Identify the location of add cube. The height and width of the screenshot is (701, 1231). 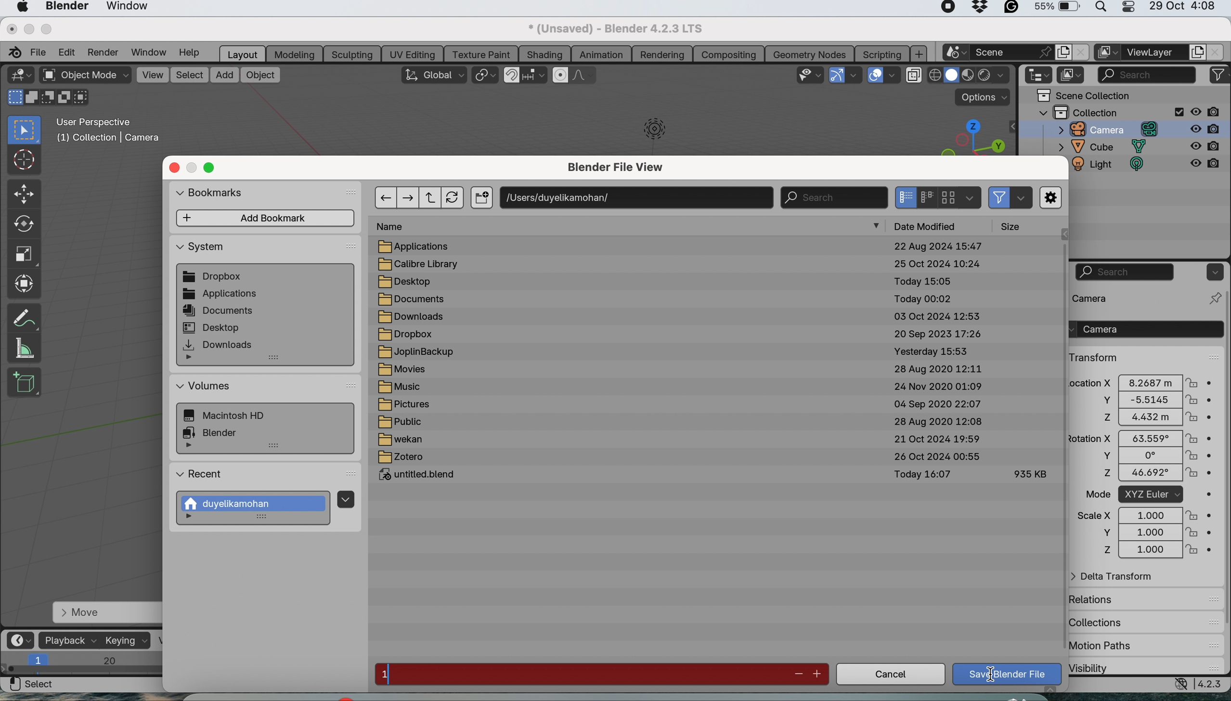
(25, 380).